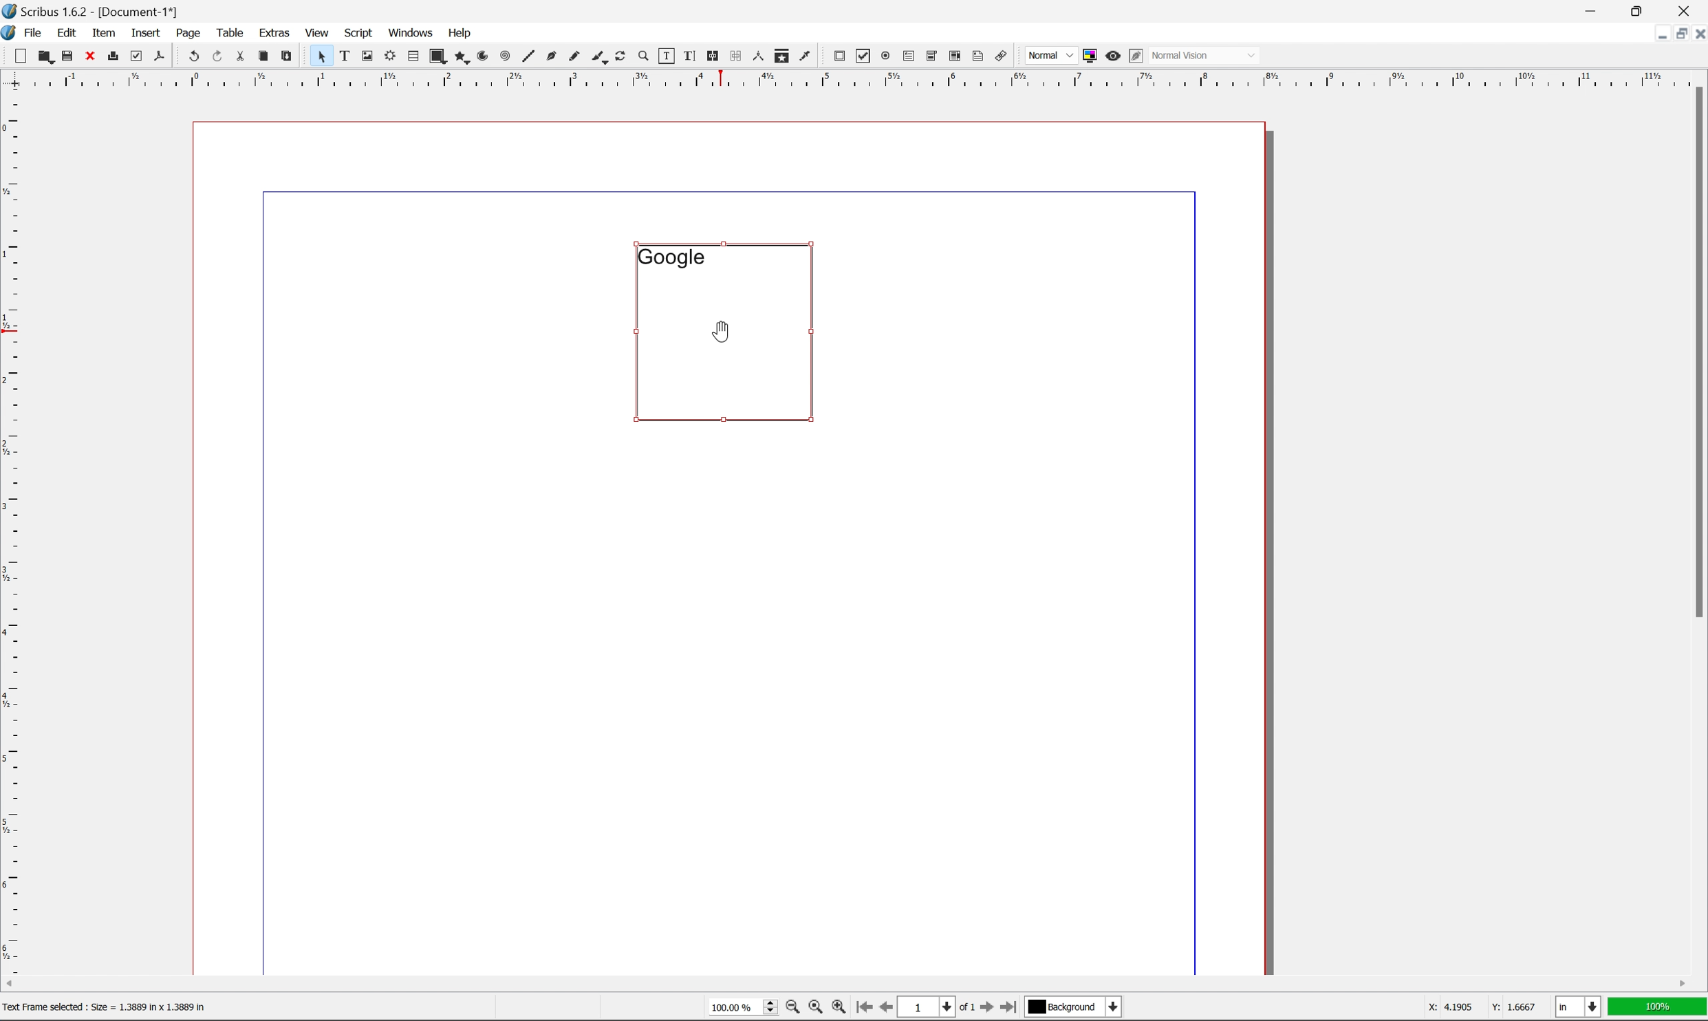 This screenshot has height=1021, width=1708. What do you see at coordinates (459, 33) in the screenshot?
I see `help` at bounding box center [459, 33].